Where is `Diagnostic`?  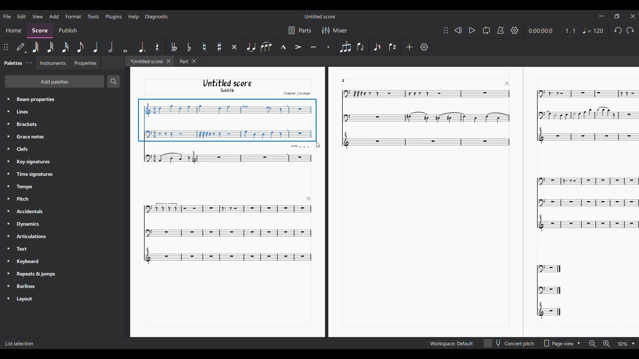
Diagnostic is located at coordinates (157, 17).